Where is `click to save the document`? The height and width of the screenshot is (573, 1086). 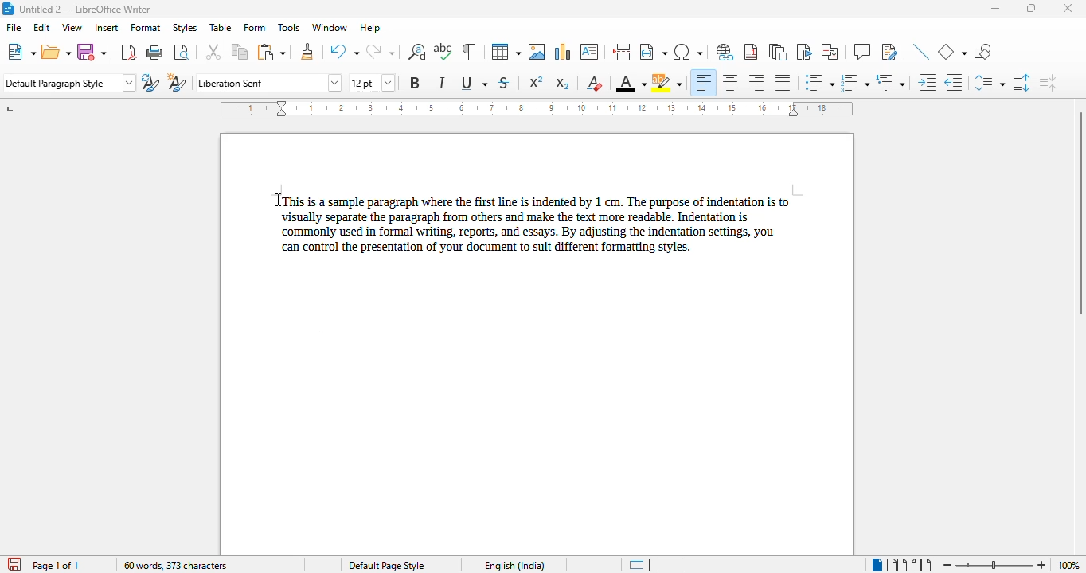 click to save the document is located at coordinates (14, 563).